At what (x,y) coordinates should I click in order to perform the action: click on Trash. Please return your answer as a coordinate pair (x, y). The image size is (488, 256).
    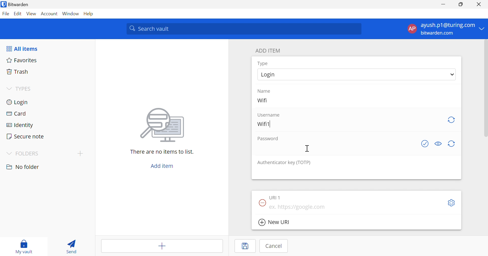
    Looking at the image, I should click on (18, 71).